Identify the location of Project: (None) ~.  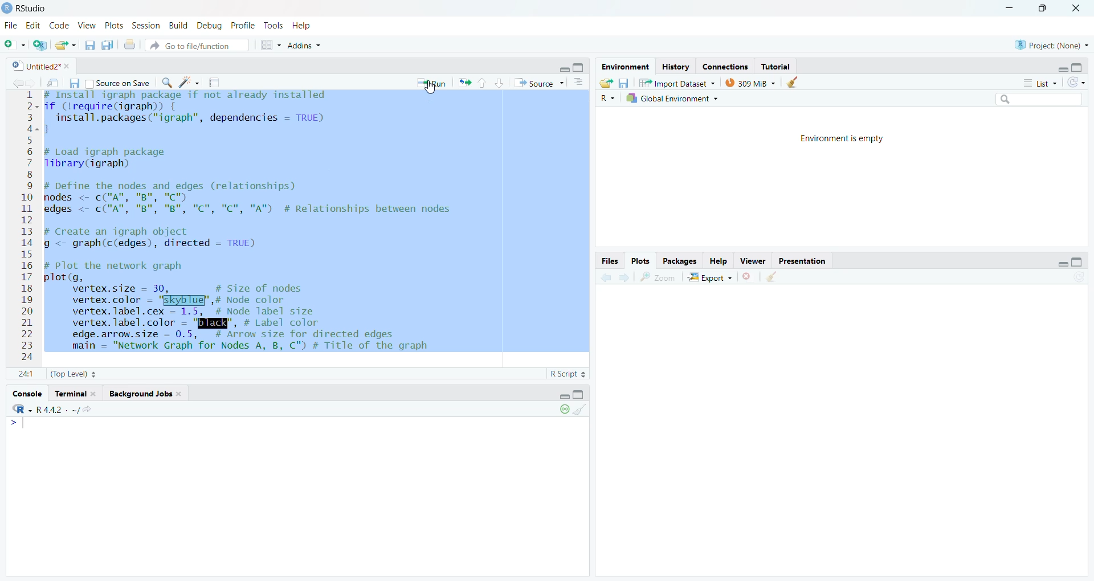
(1051, 44).